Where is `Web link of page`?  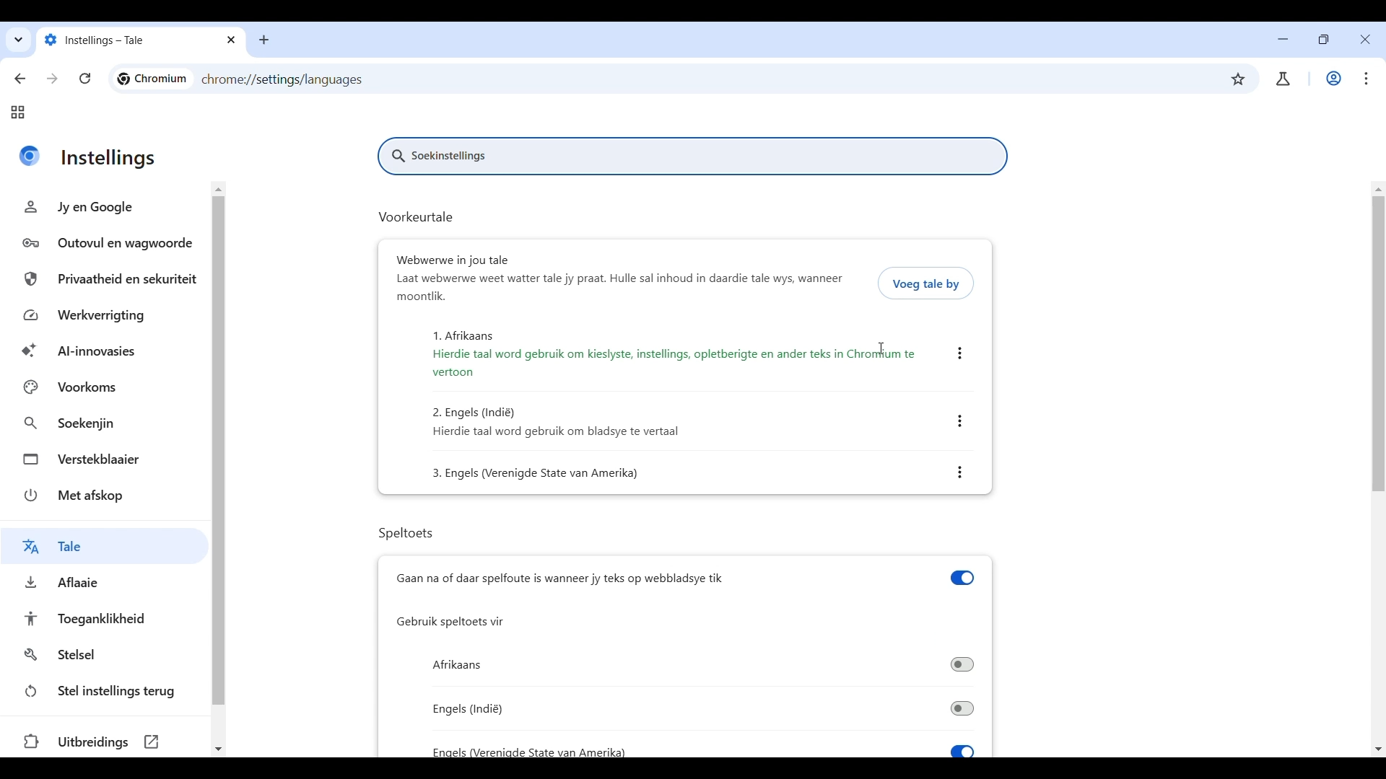
Web link of page is located at coordinates (283, 80).